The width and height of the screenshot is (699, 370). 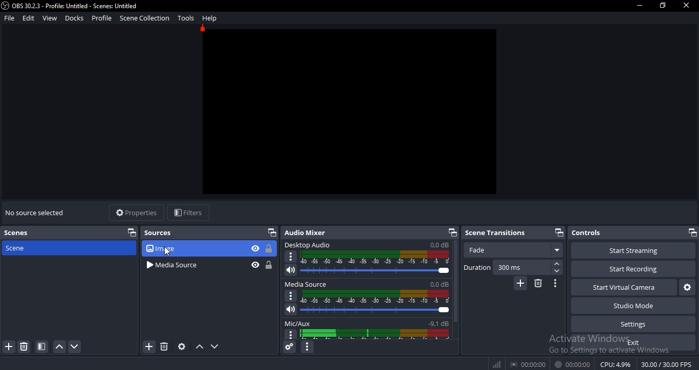 What do you see at coordinates (452, 233) in the screenshot?
I see `restore` at bounding box center [452, 233].